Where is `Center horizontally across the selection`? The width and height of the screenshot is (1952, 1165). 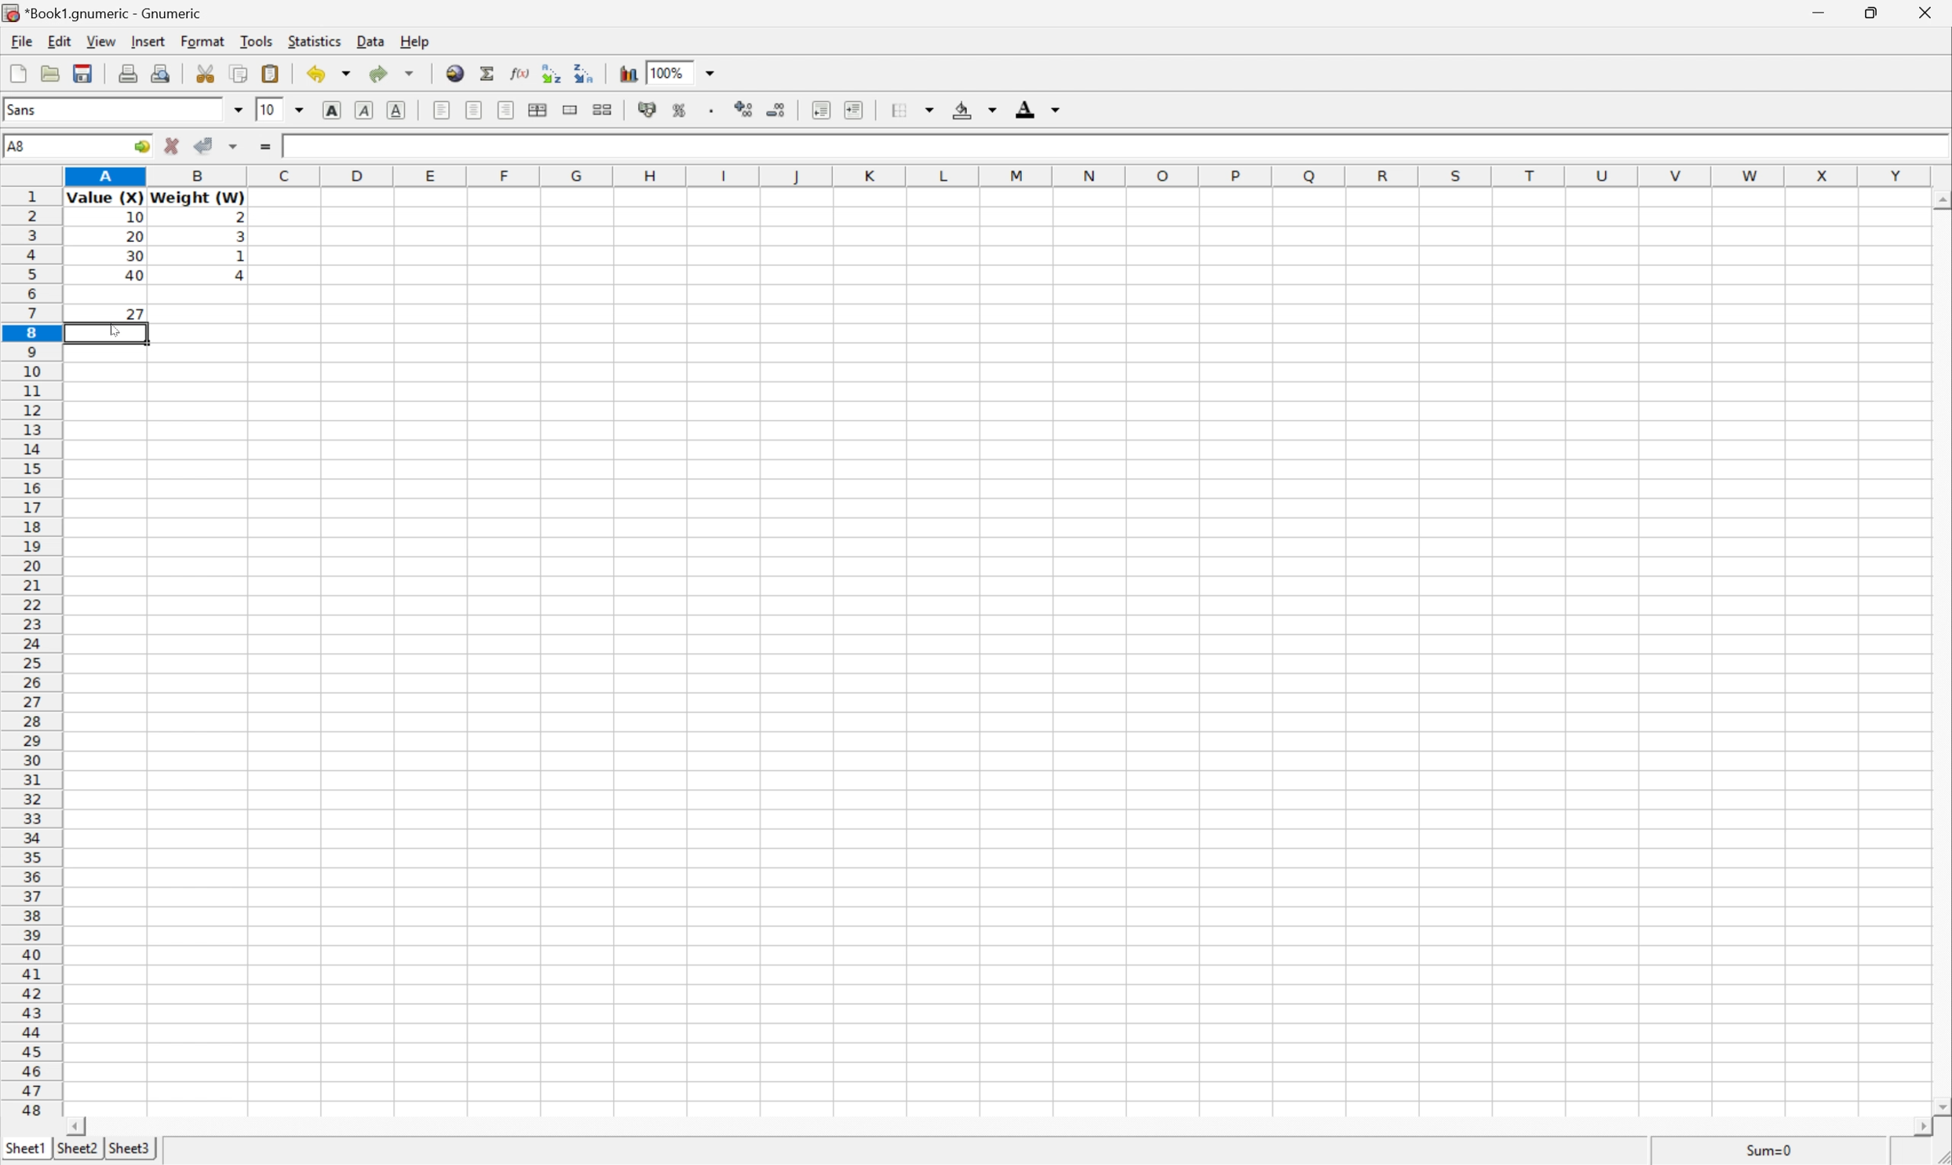
Center horizontally across the selection is located at coordinates (539, 108).